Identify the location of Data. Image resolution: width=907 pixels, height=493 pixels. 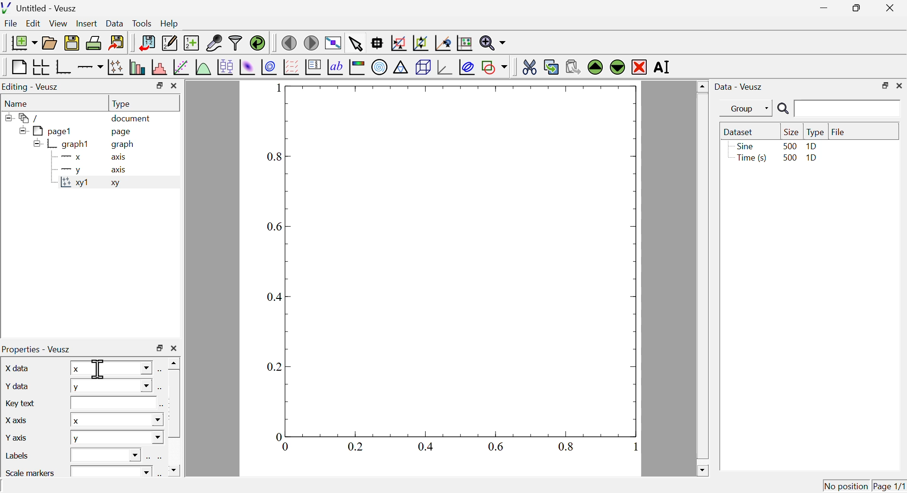
(115, 22).